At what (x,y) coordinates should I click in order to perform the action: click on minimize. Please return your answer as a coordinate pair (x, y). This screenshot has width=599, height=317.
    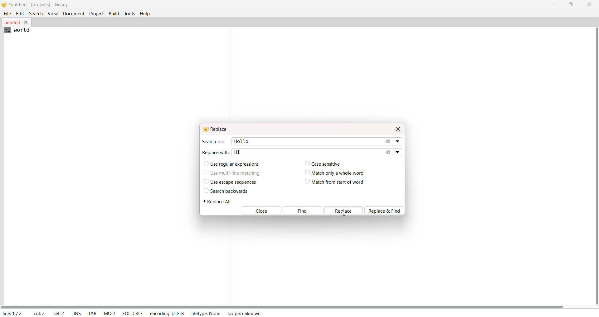
    Looking at the image, I should click on (554, 4).